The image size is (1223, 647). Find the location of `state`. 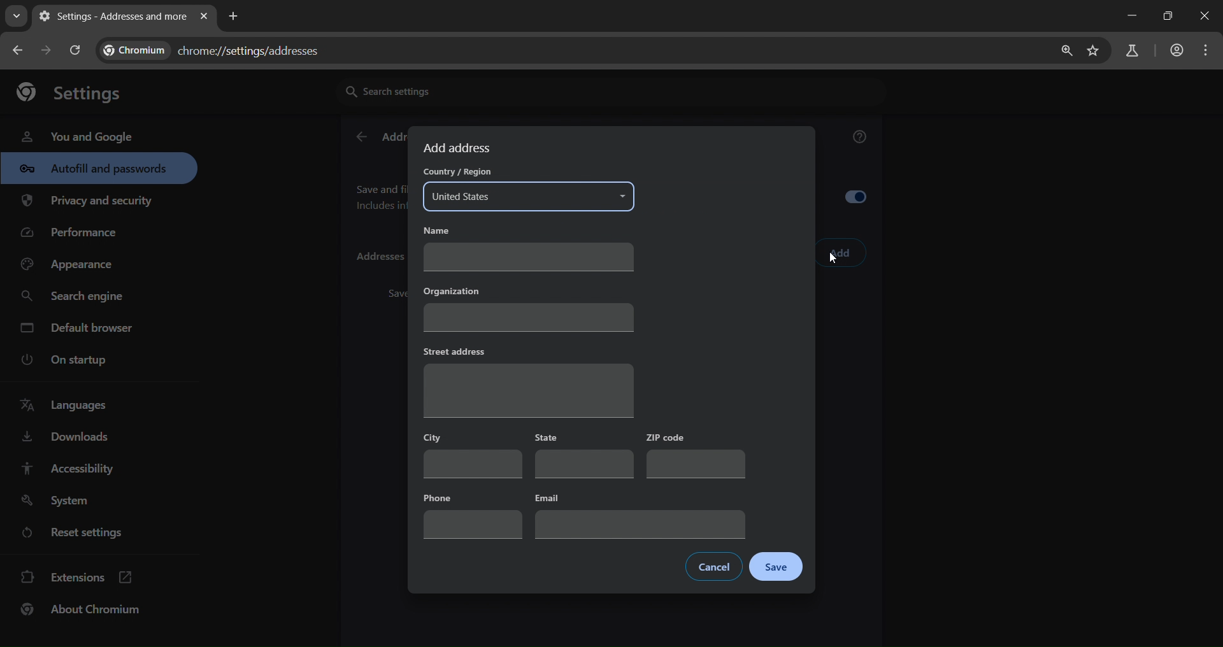

state is located at coordinates (582, 456).